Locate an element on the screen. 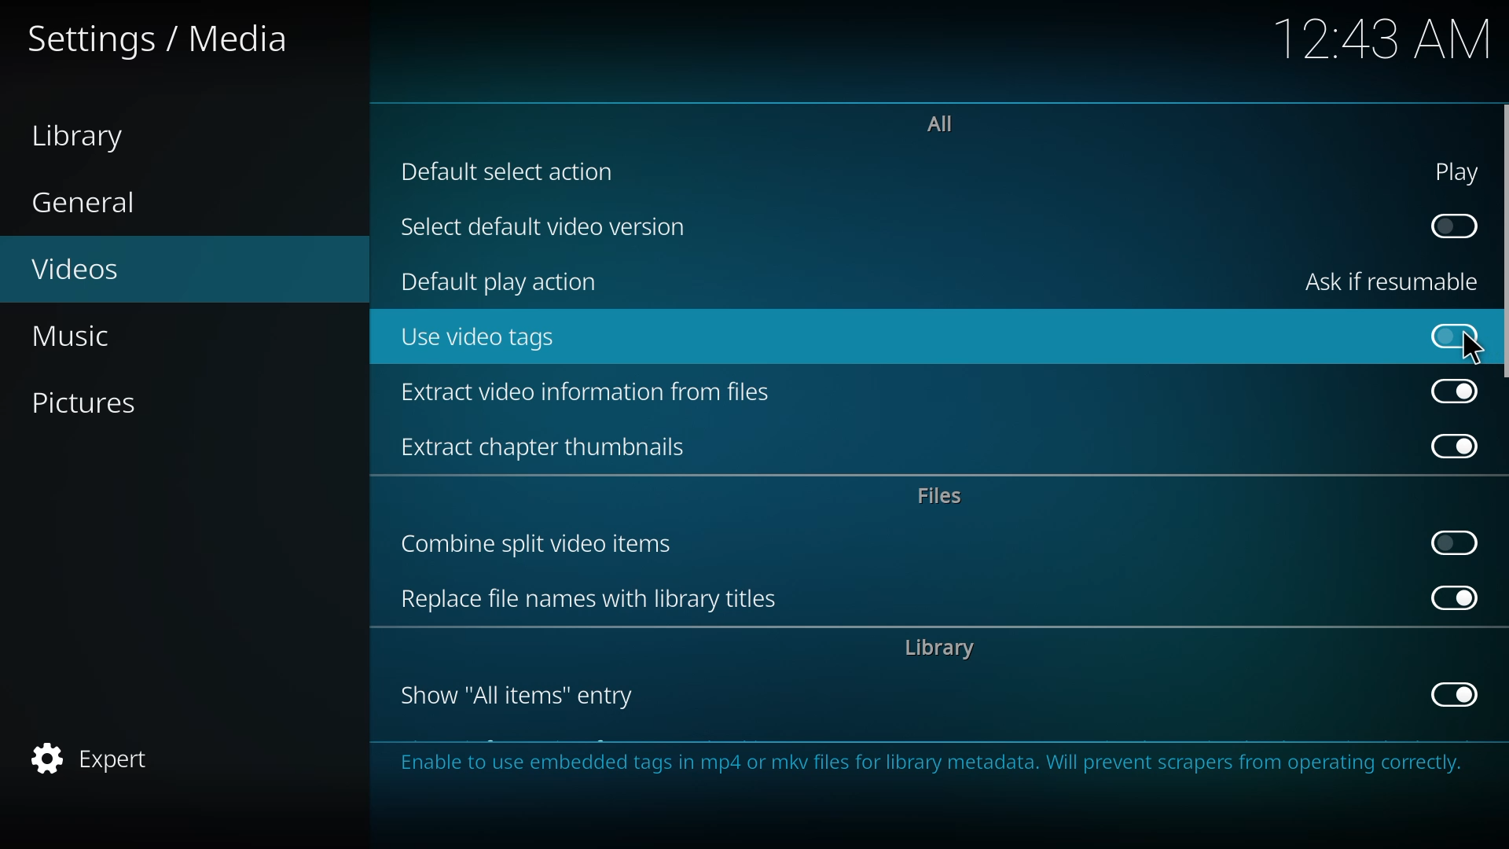  library is located at coordinates (944, 649).